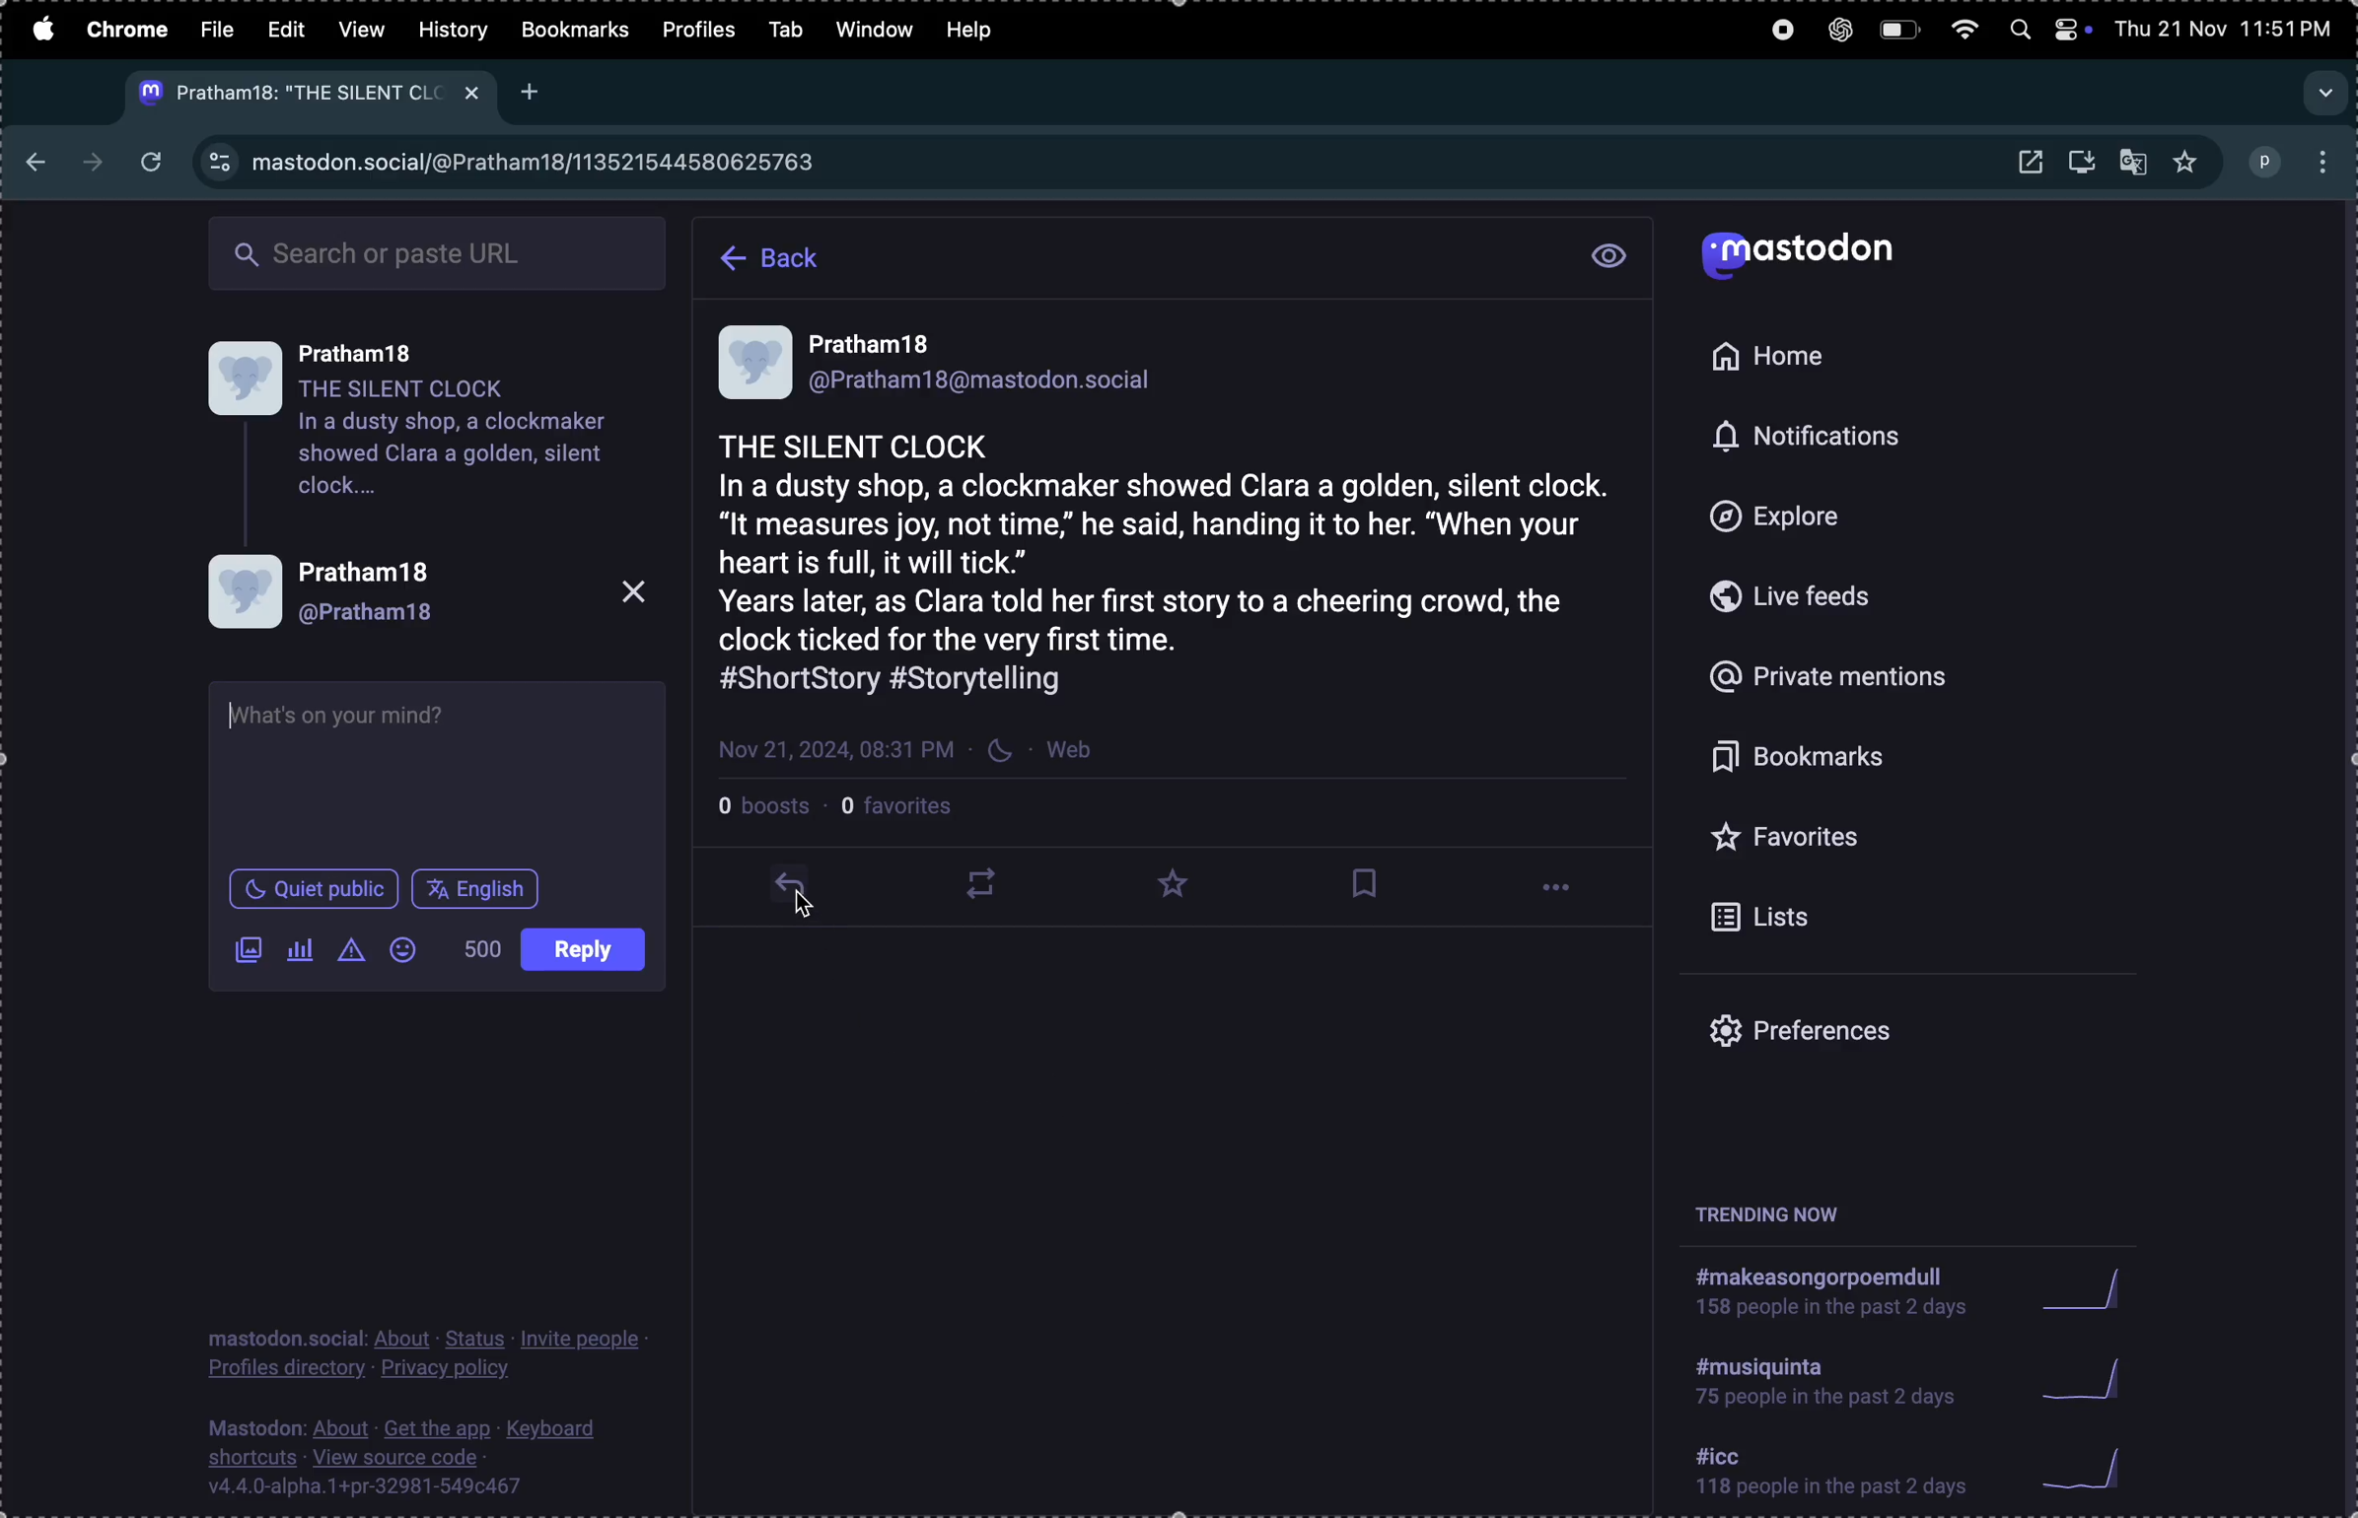  Describe the element at coordinates (353, 948) in the screenshot. I see `content warning` at that location.